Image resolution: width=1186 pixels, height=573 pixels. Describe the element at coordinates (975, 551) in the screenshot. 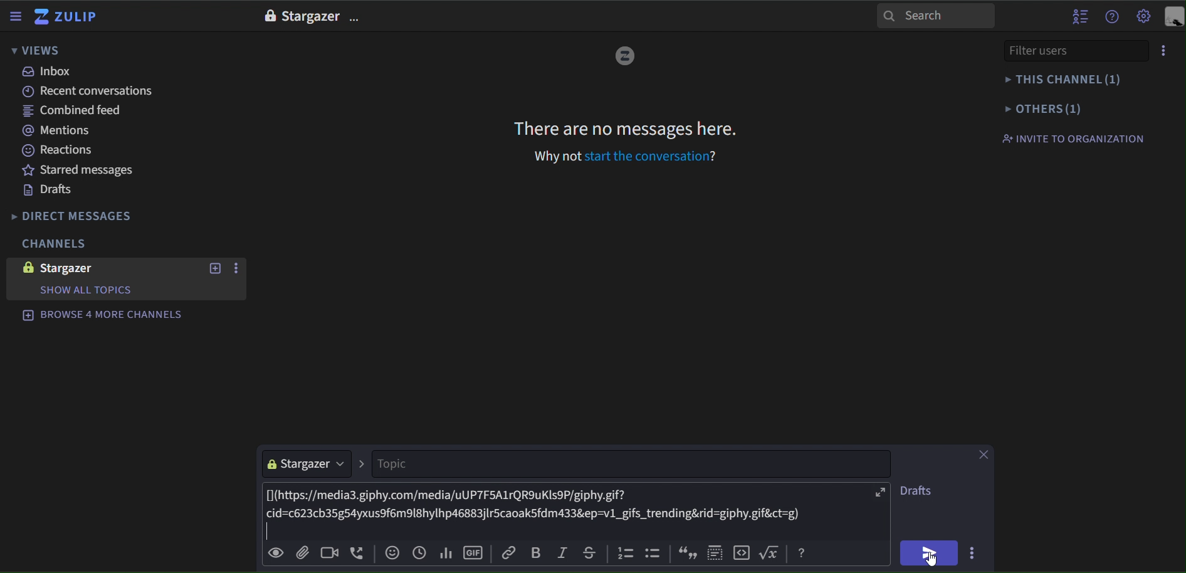

I see `more options` at that location.